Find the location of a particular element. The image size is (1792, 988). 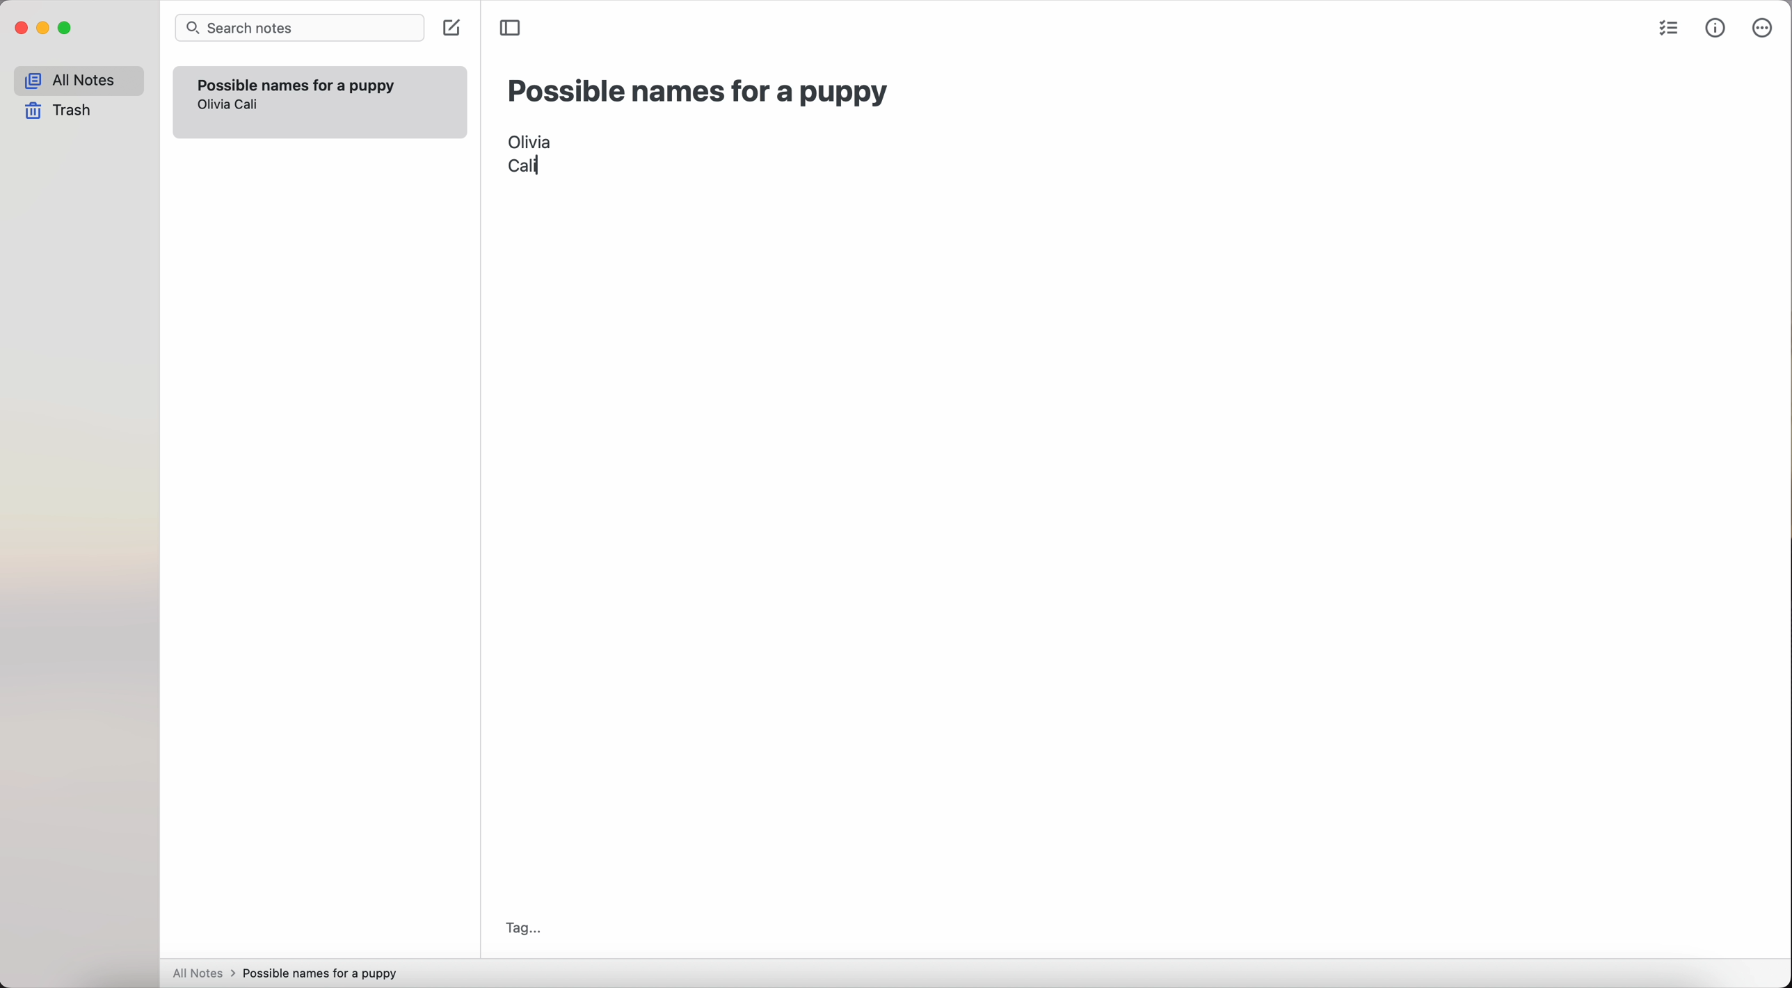

all notes is located at coordinates (79, 81).